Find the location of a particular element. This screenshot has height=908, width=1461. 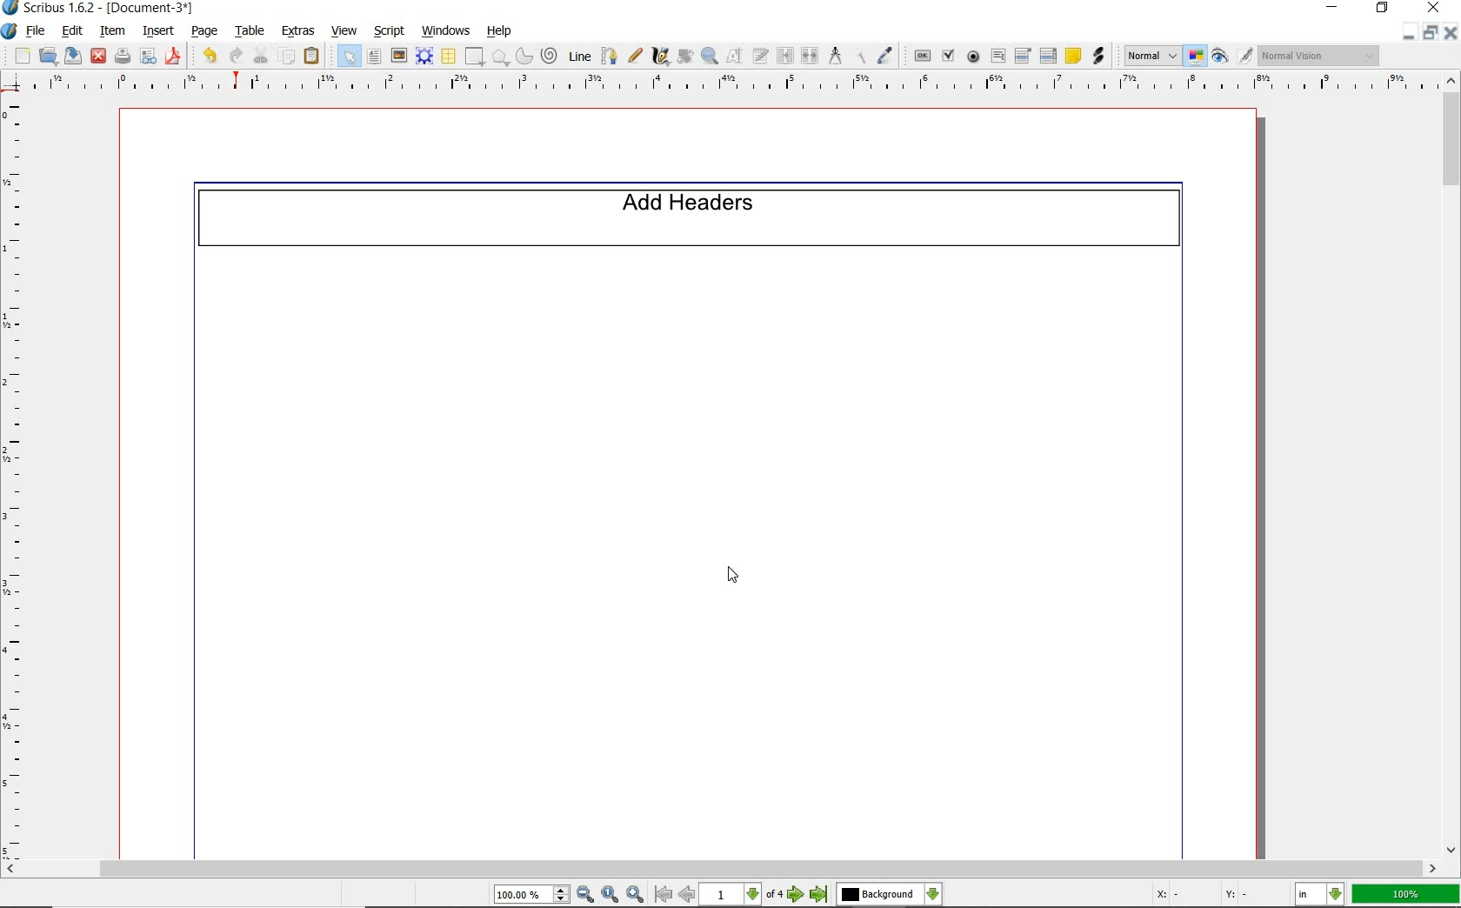

windows is located at coordinates (447, 32).